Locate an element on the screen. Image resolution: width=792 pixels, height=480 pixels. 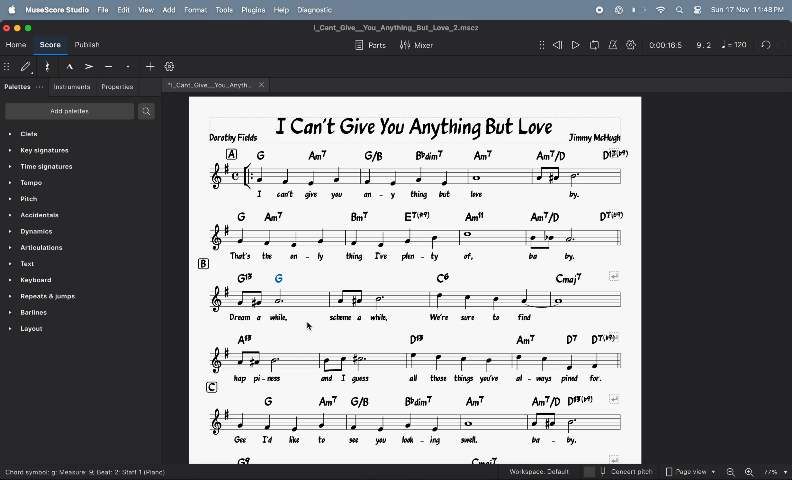
note is located at coordinates (416, 176).